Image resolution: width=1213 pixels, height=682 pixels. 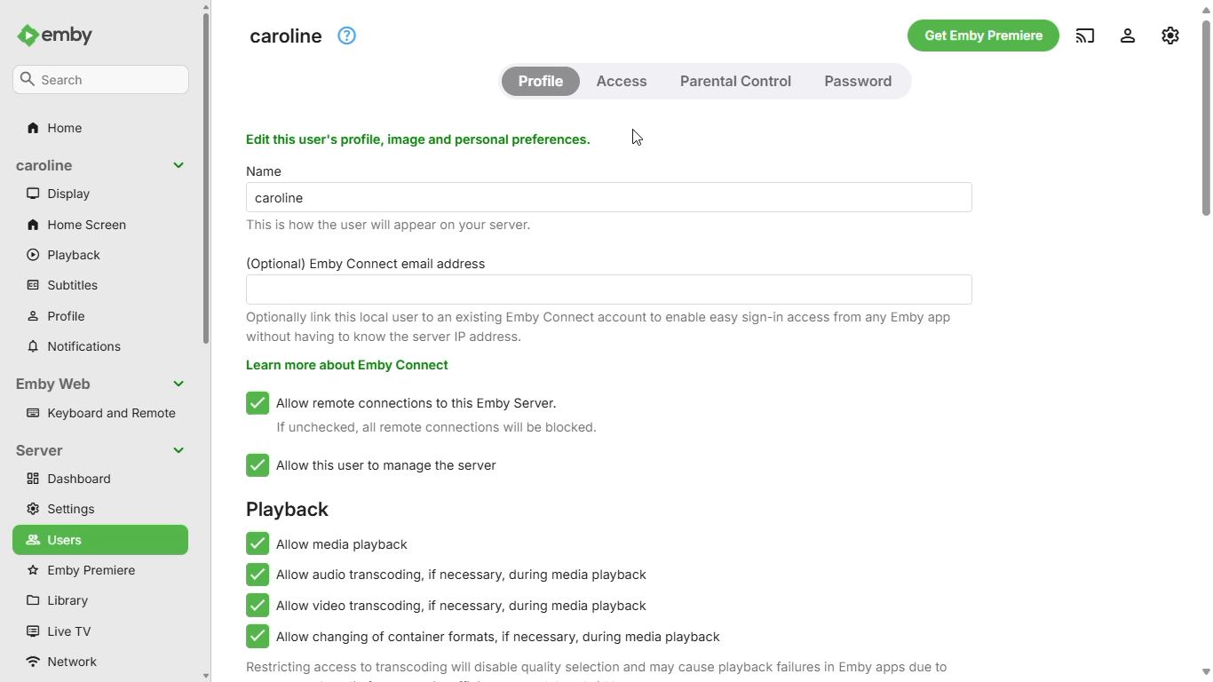 I want to click on dashboard, so click(x=99, y=479).